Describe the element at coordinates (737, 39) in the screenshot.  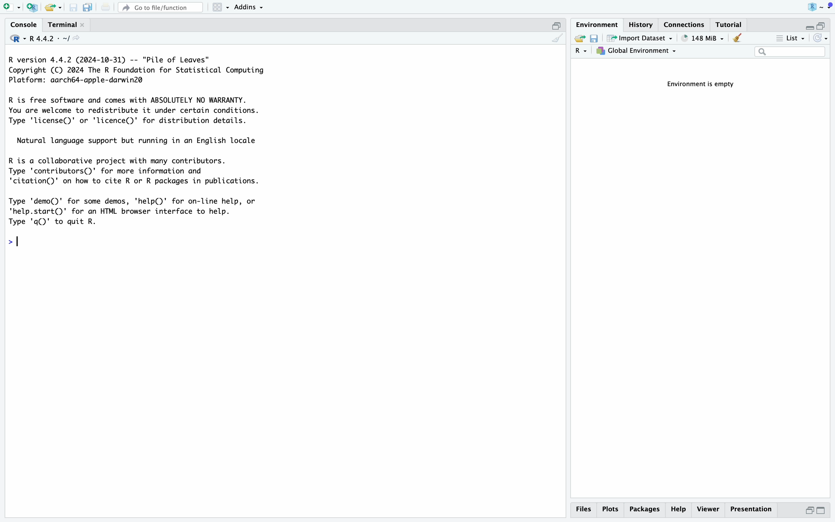
I see `clear objects from the workspace` at that location.